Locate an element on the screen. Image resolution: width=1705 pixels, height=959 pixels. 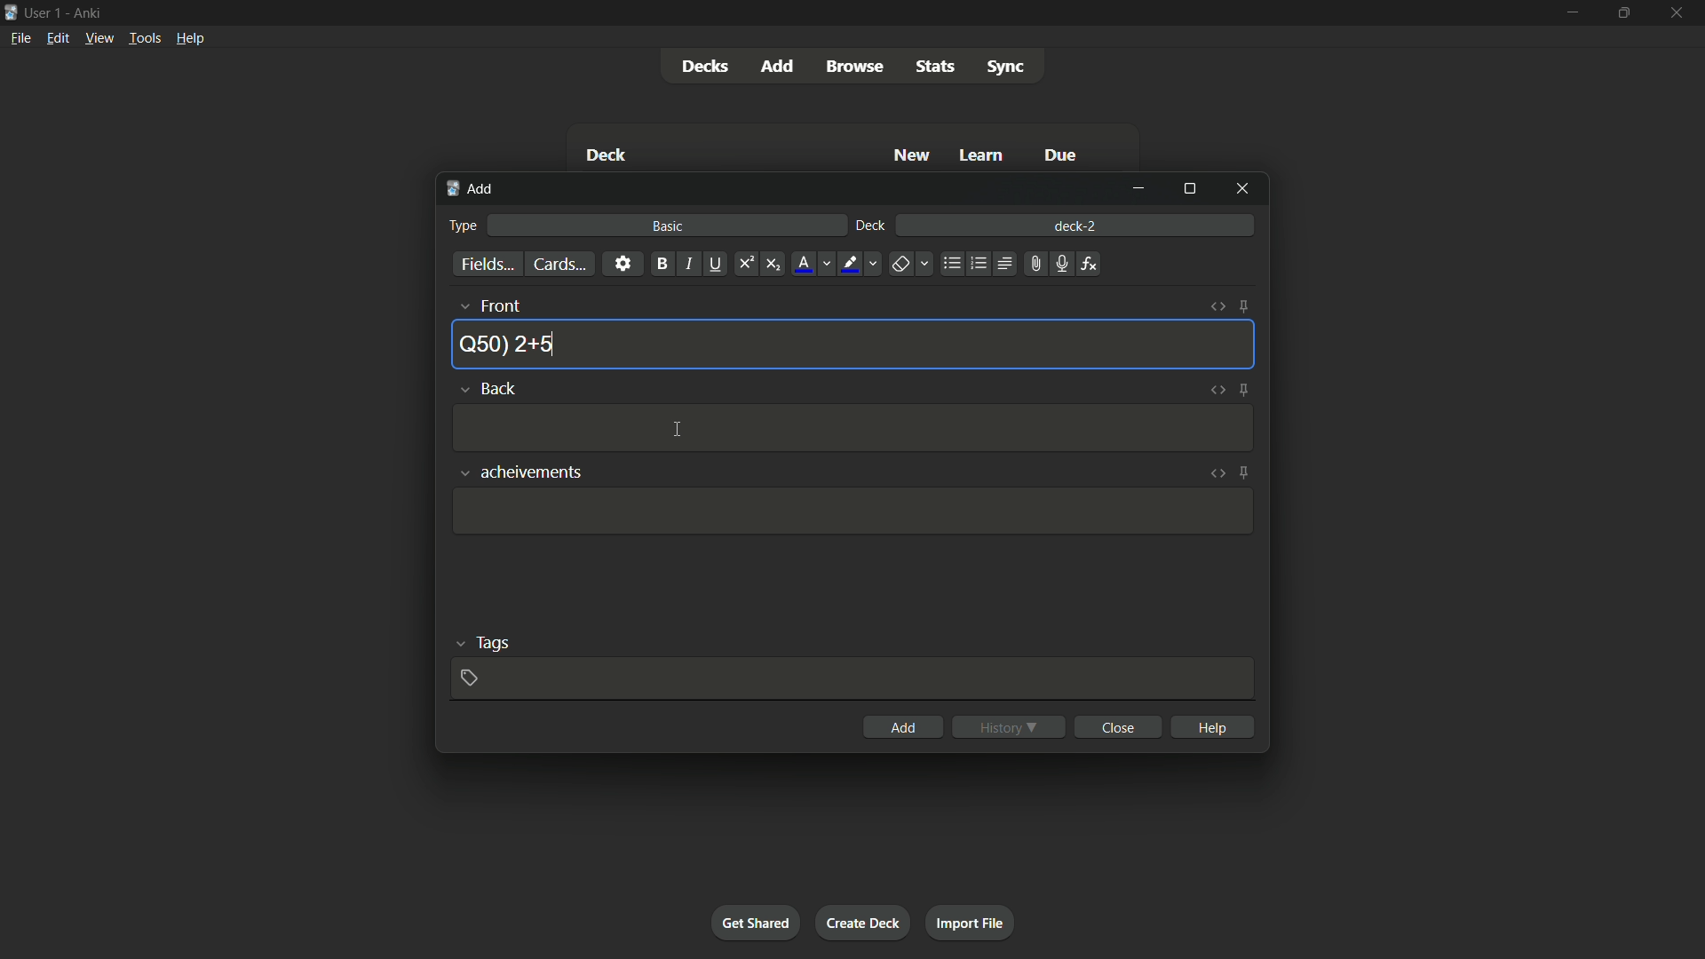
maximize is located at coordinates (1187, 190).